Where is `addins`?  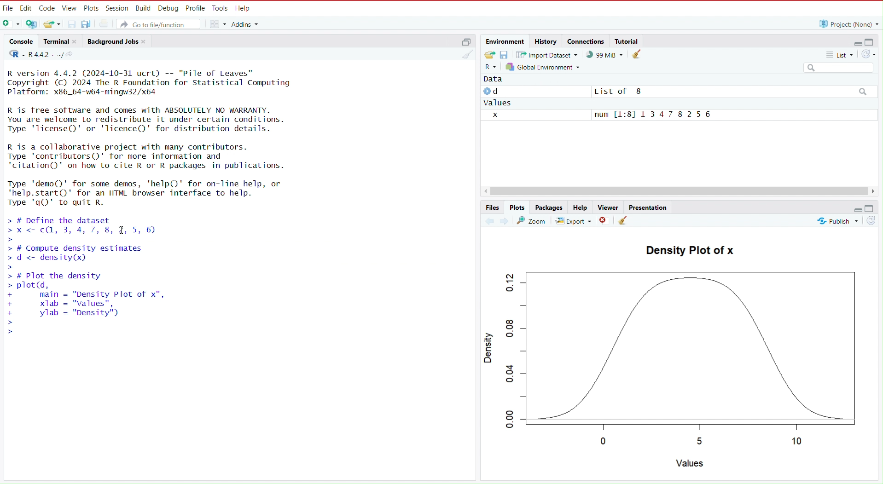
addins is located at coordinates (247, 24).